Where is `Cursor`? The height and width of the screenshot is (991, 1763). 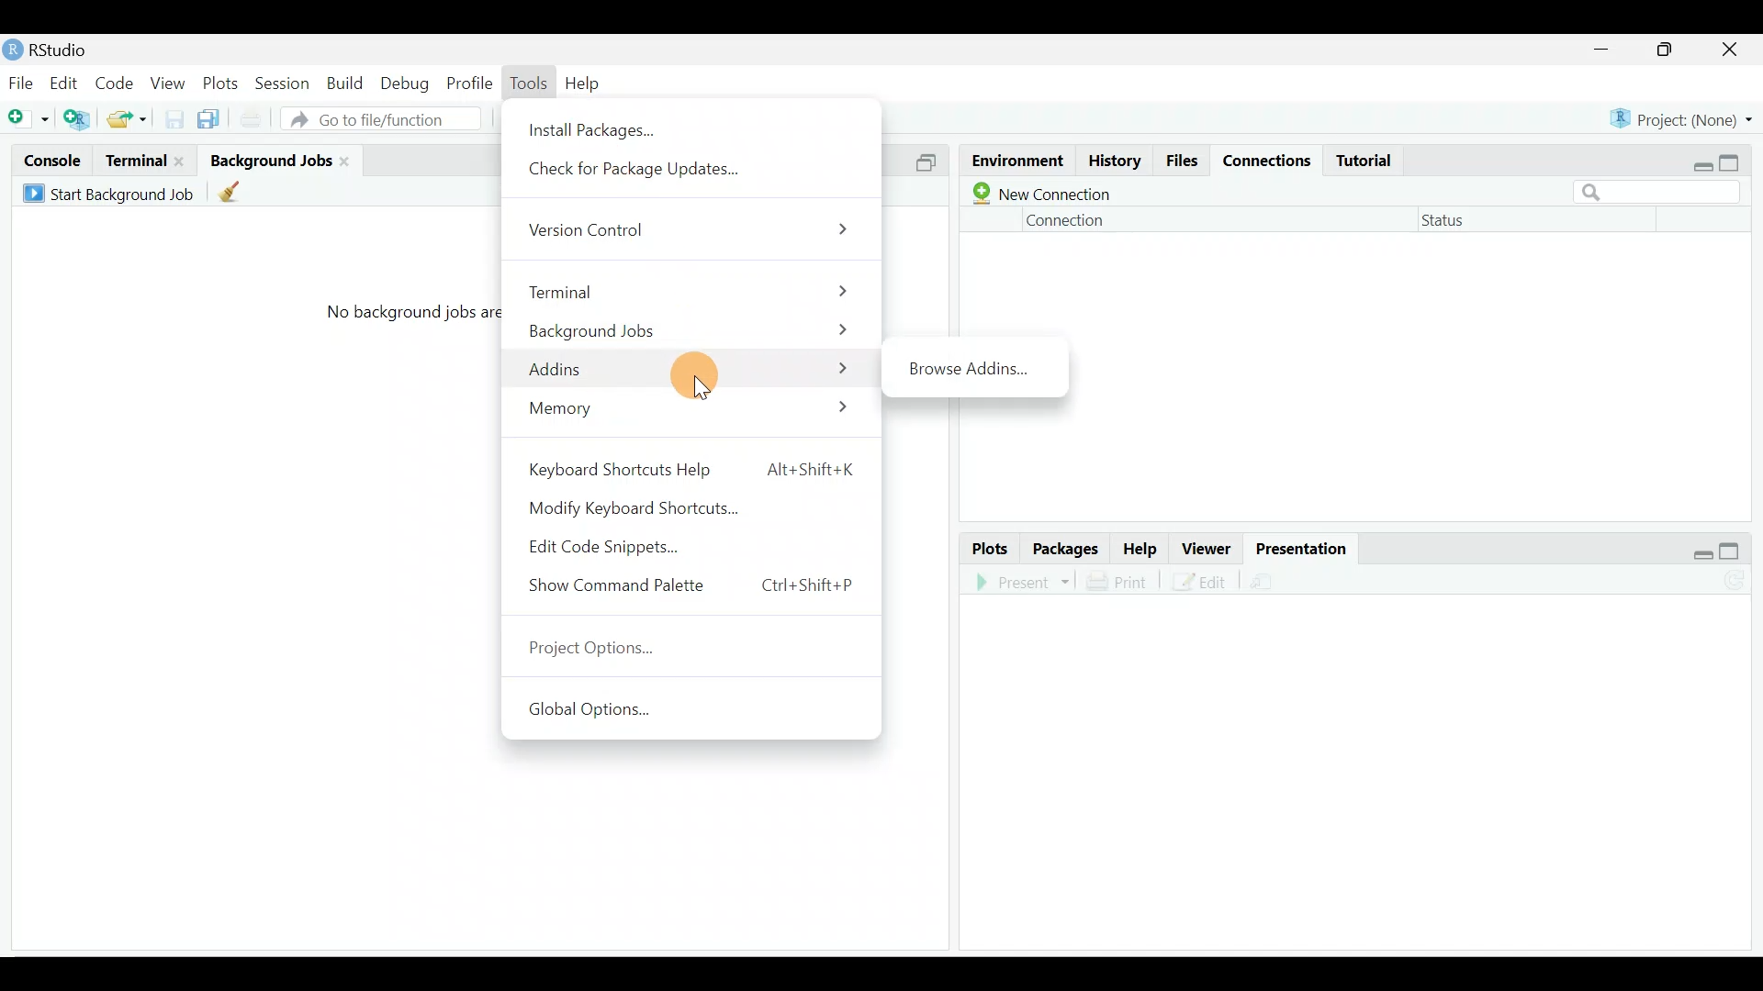
Cursor is located at coordinates (687, 368).